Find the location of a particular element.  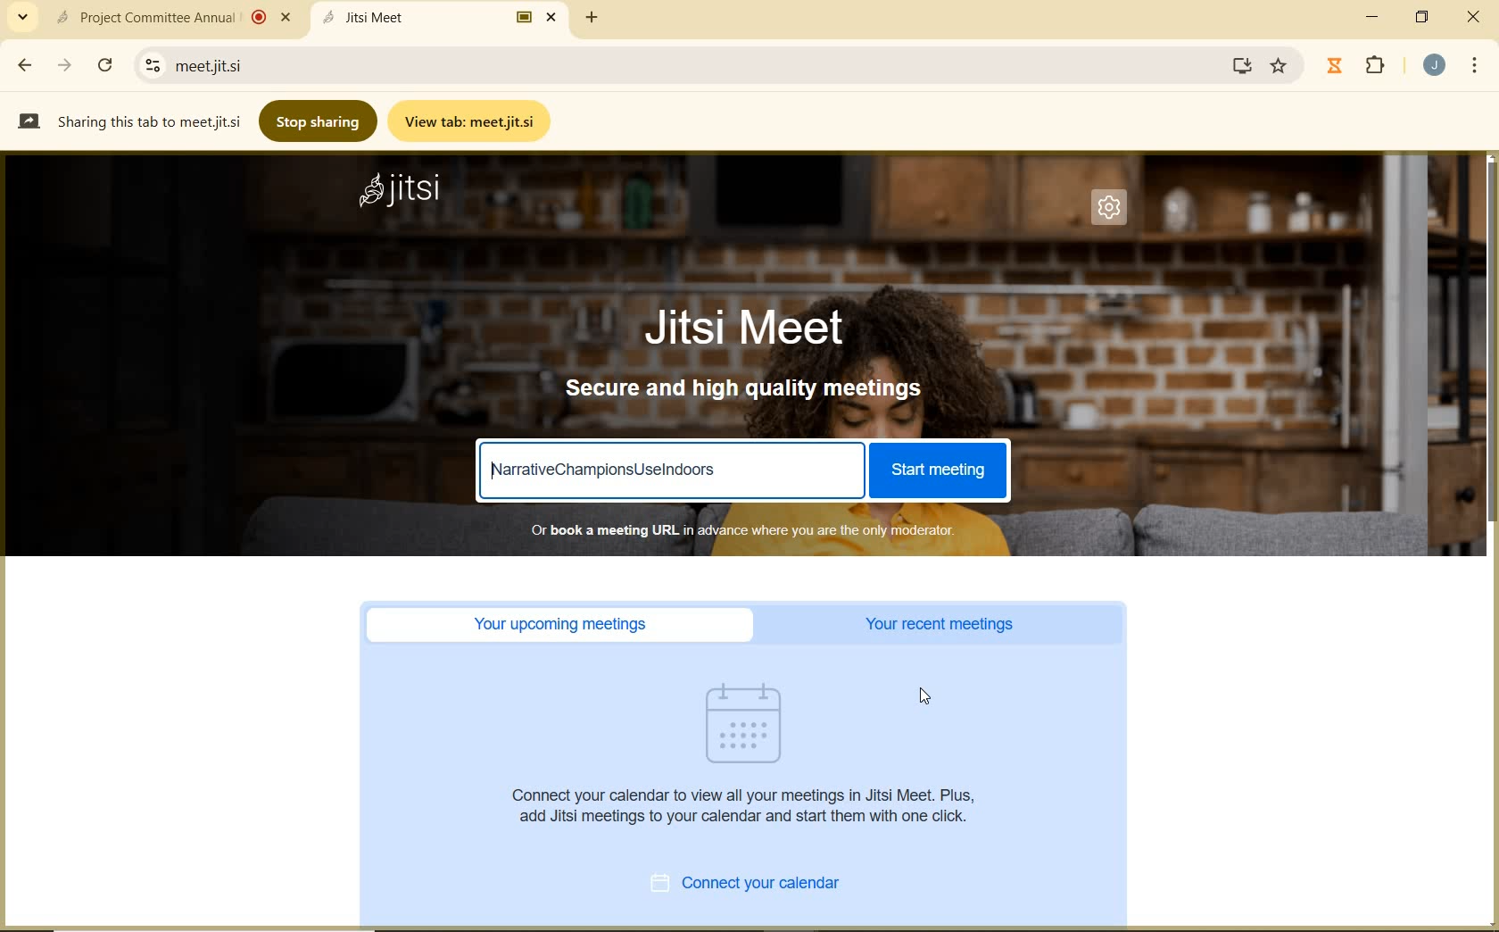

settings is located at coordinates (149, 65).